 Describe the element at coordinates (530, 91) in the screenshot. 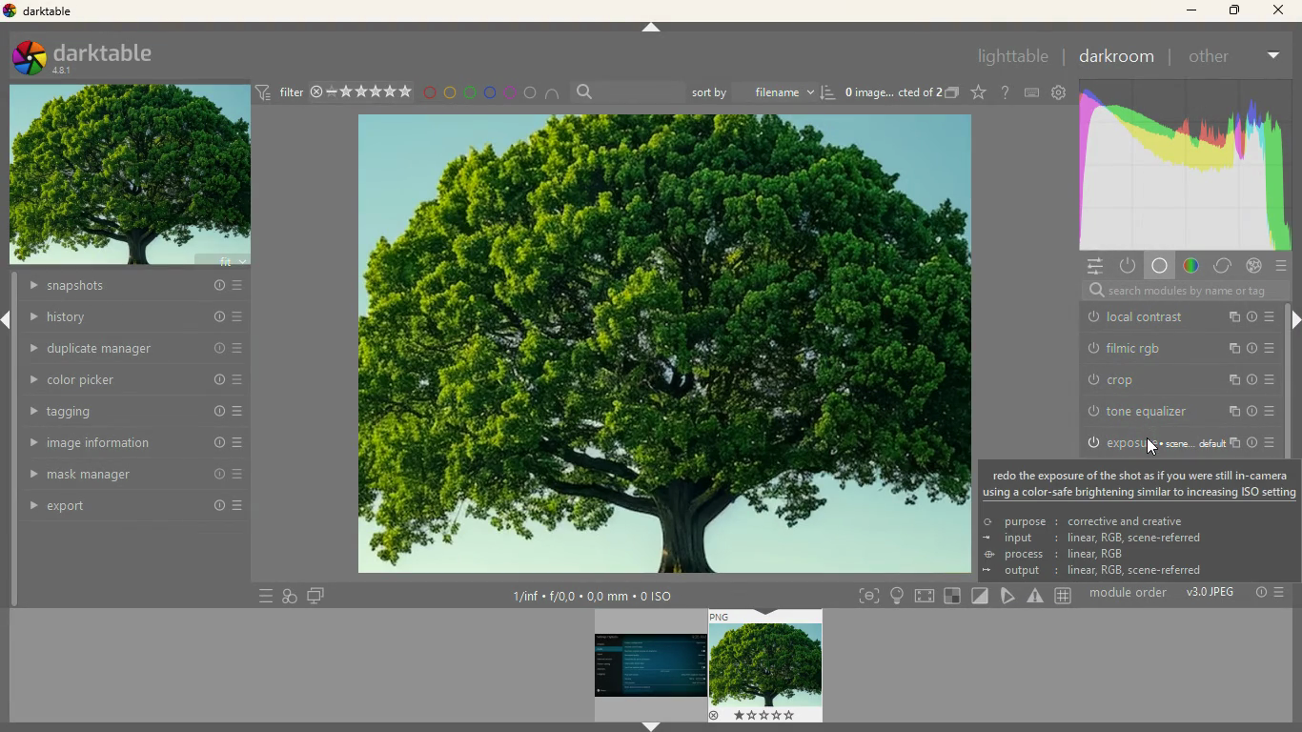

I see `circle` at that location.